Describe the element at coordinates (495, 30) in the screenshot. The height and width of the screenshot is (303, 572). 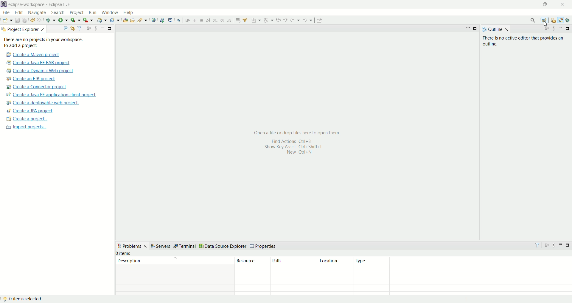
I see `outline` at that location.